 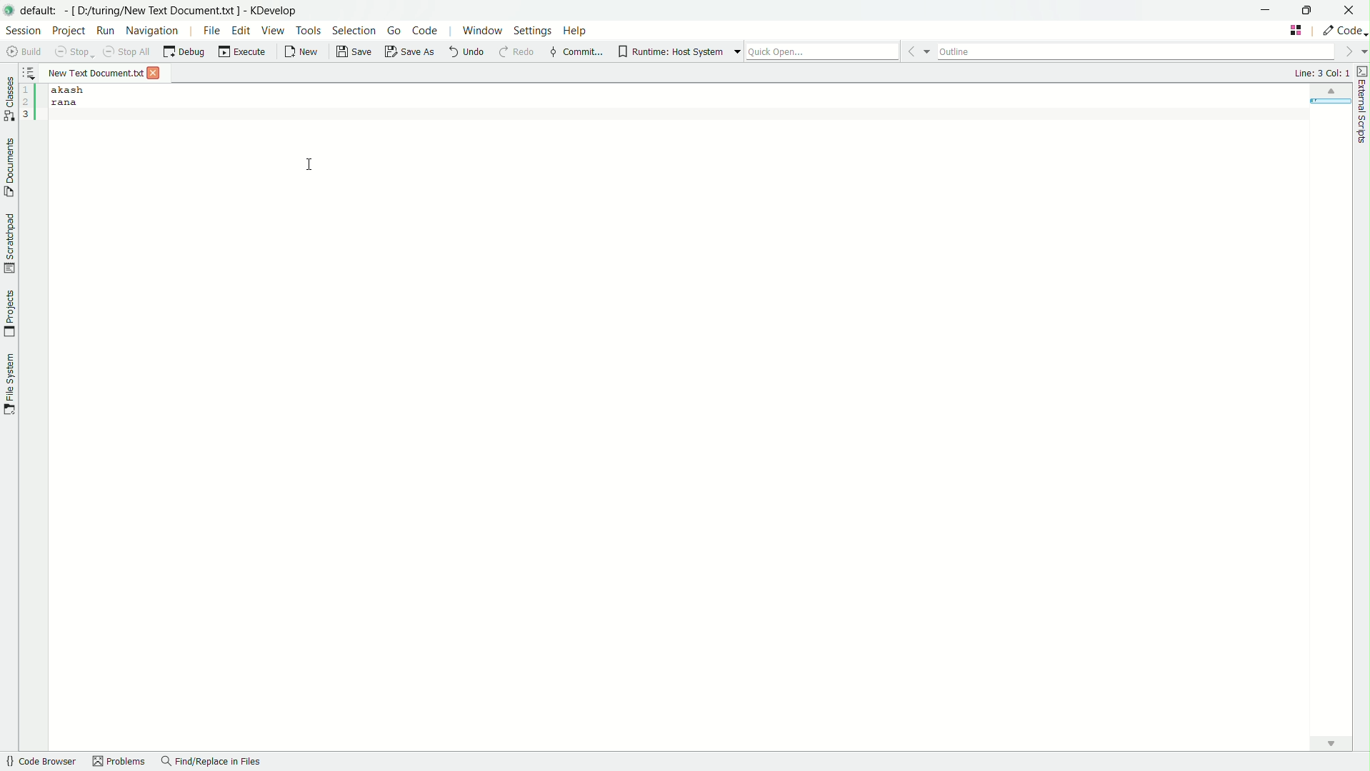 I want to click on quick open, so click(x=821, y=50).